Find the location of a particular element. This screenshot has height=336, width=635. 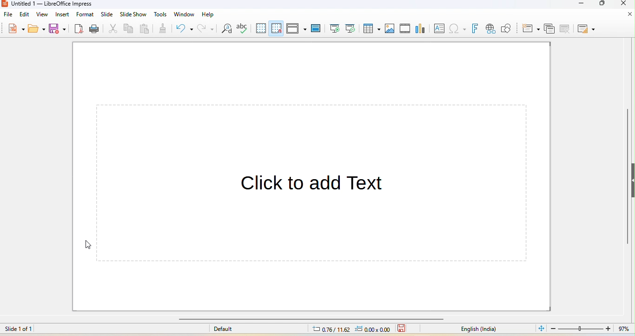

Libreoffice Logo is located at coordinates (5, 5).